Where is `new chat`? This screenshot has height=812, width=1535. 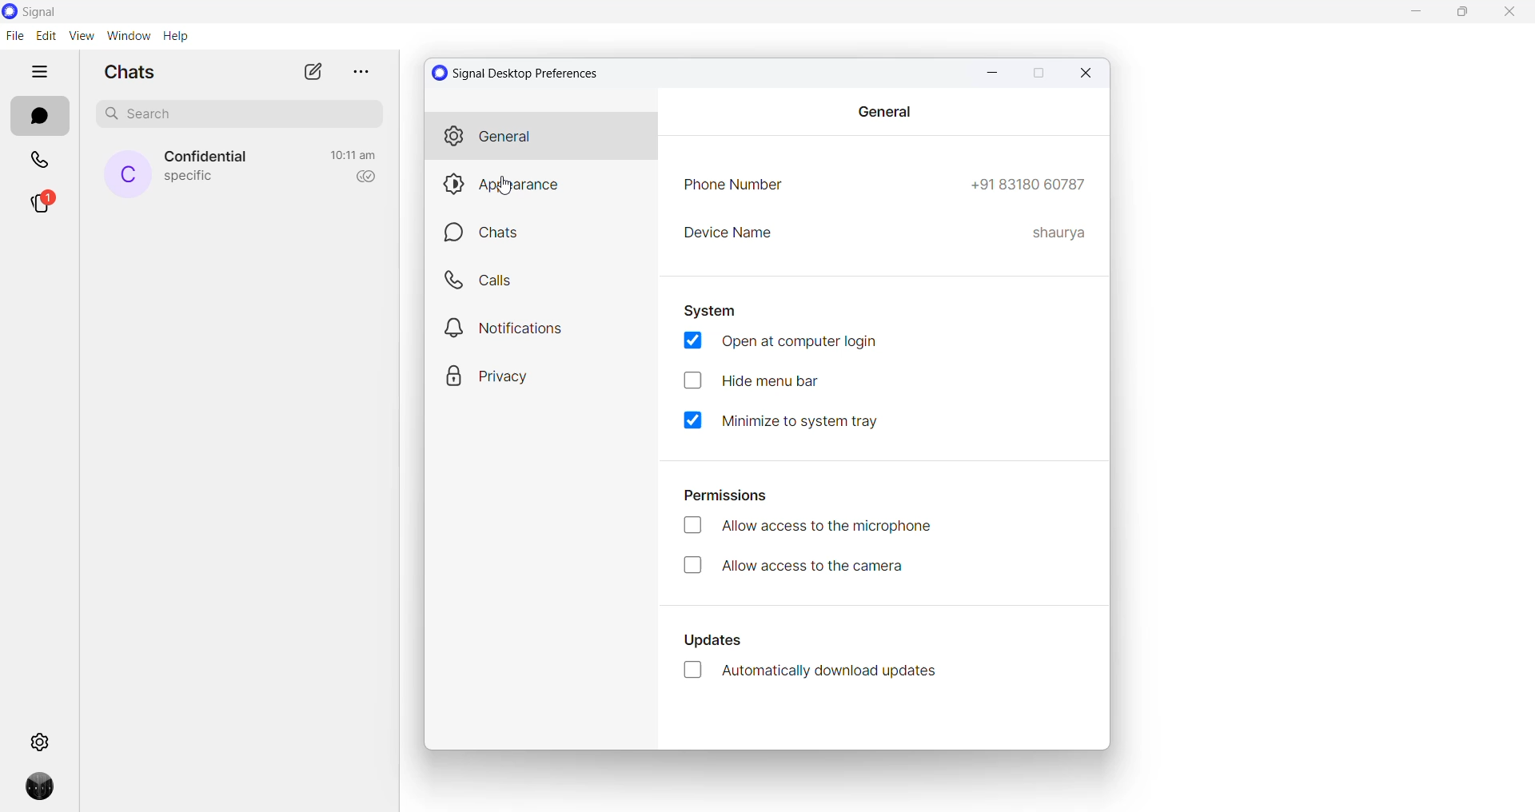 new chat is located at coordinates (313, 71).